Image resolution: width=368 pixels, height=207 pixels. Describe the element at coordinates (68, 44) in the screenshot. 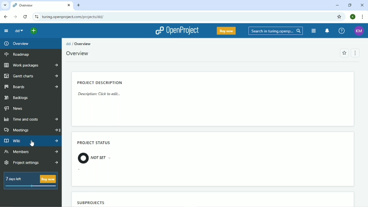

I see `dd` at that location.